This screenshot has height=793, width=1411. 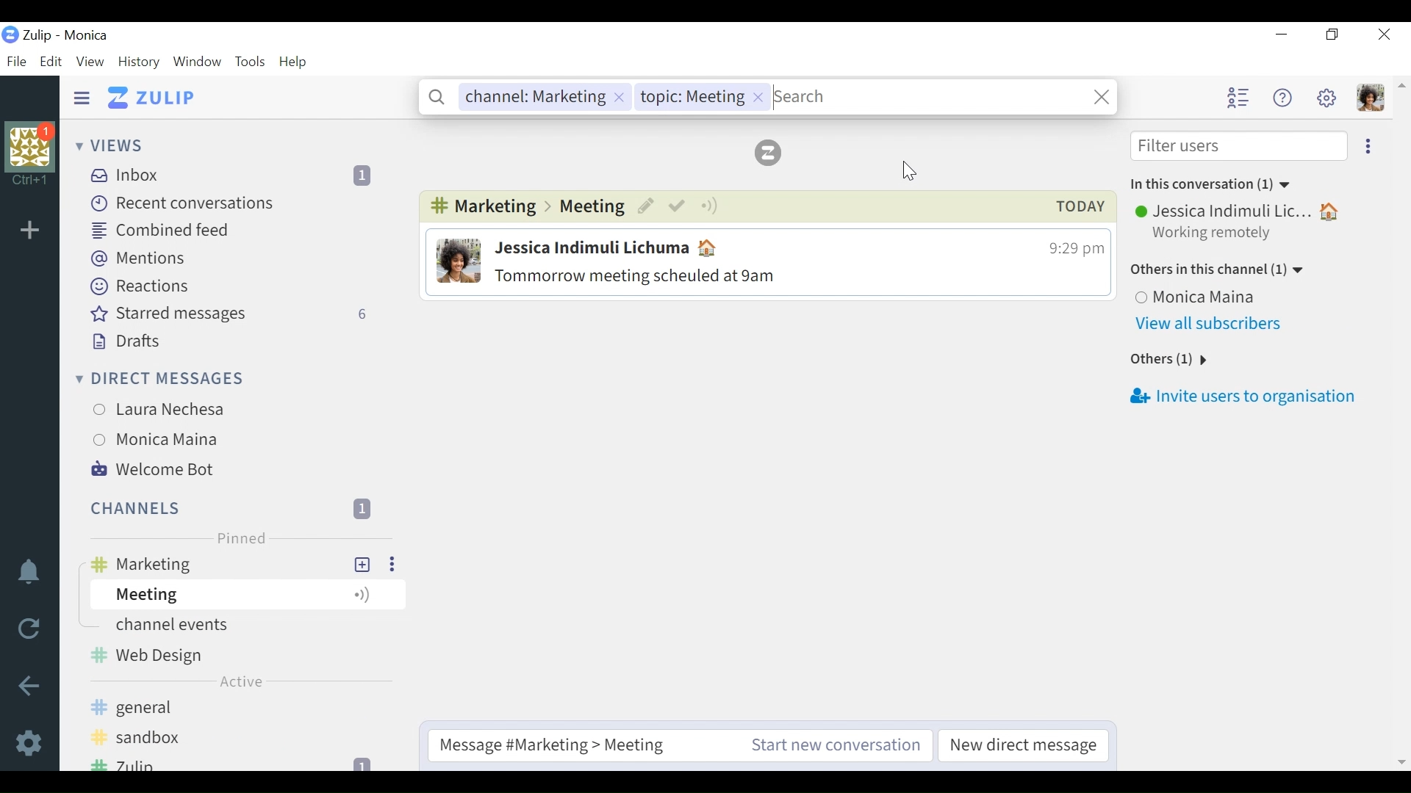 I want to click on general, so click(x=242, y=708).